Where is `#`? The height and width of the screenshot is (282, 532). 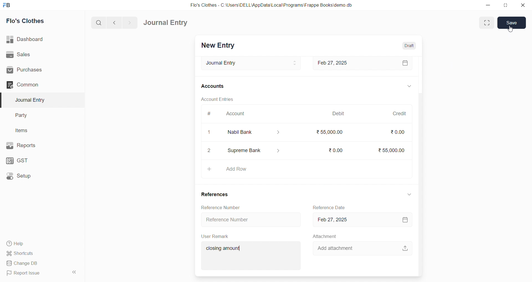 # is located at coordinates (210, 115).